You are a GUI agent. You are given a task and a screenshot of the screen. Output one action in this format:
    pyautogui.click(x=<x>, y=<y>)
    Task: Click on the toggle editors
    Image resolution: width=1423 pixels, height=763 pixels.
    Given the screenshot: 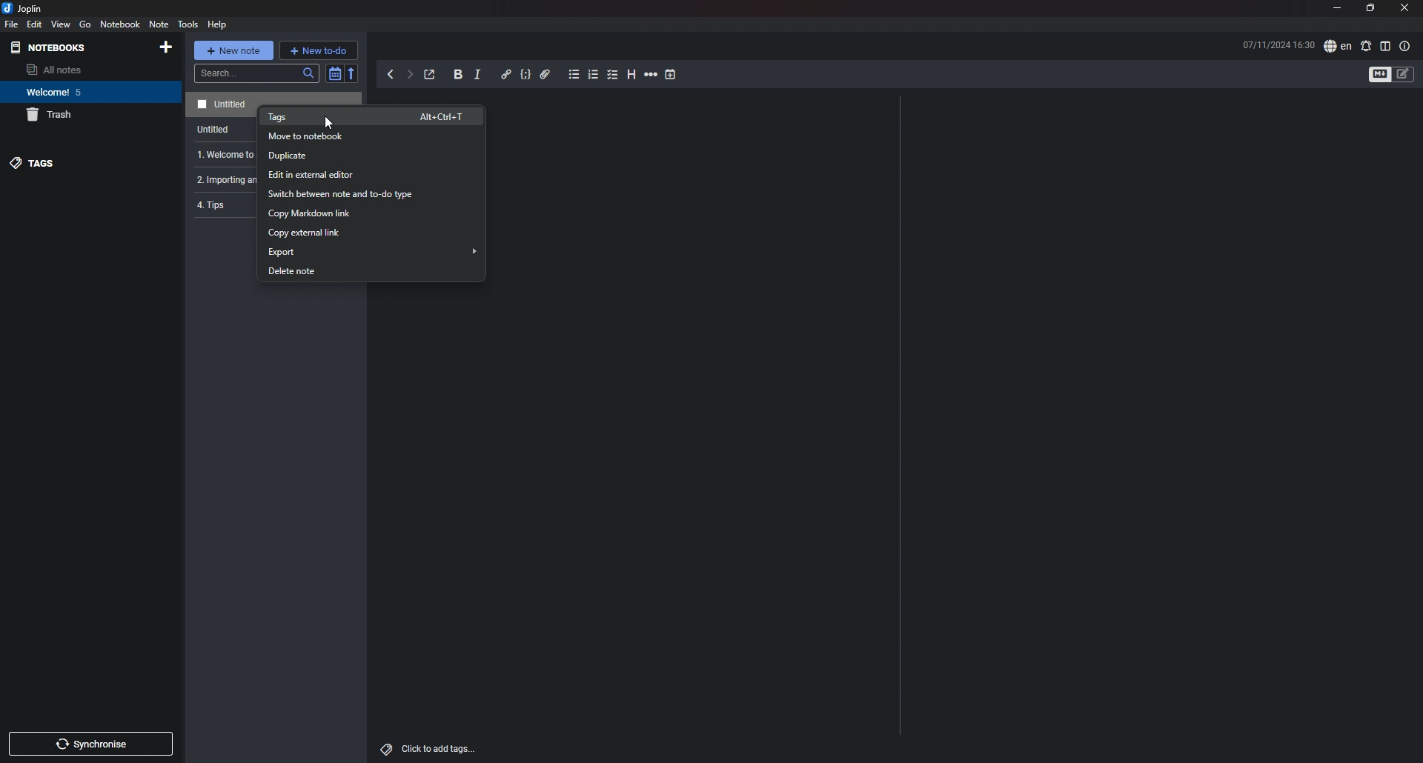 What is the action you would take?
    pyautogui.click(x=1380, y=75)
    